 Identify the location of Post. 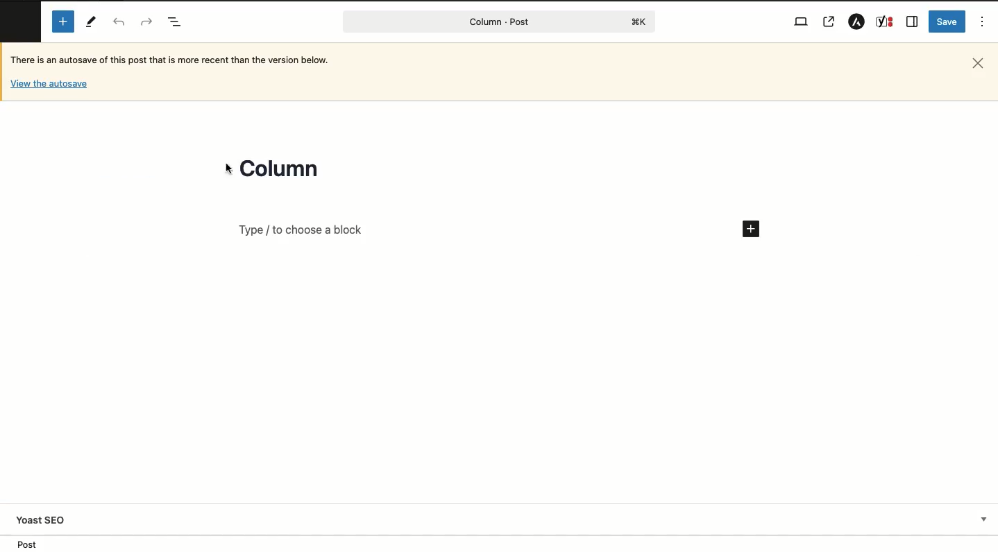
(500, 21).